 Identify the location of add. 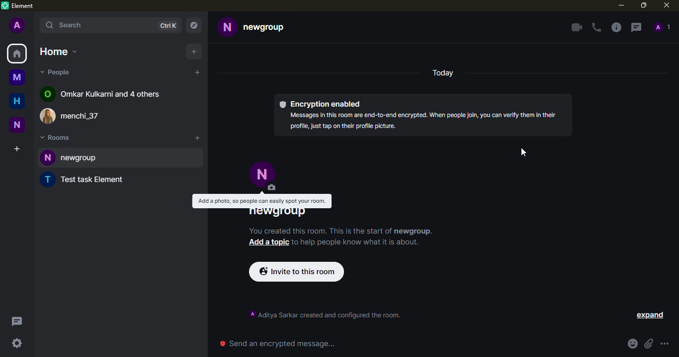
(194, 52).